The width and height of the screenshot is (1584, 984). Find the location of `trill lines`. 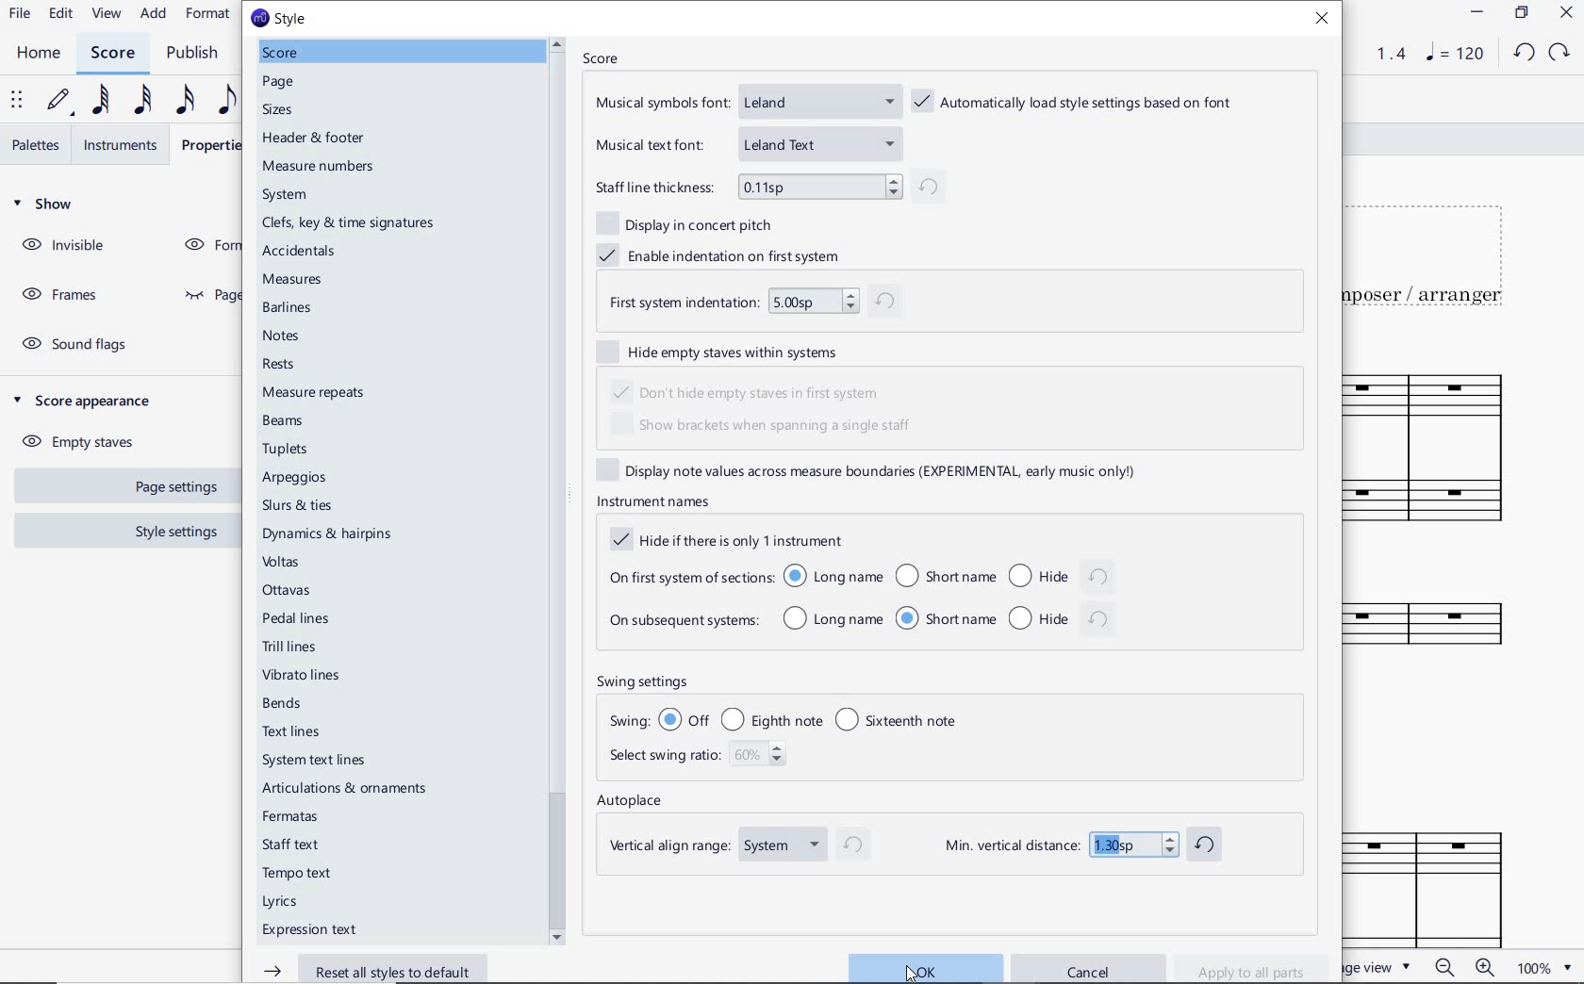

trill lines is located at coordinates (290, 647).